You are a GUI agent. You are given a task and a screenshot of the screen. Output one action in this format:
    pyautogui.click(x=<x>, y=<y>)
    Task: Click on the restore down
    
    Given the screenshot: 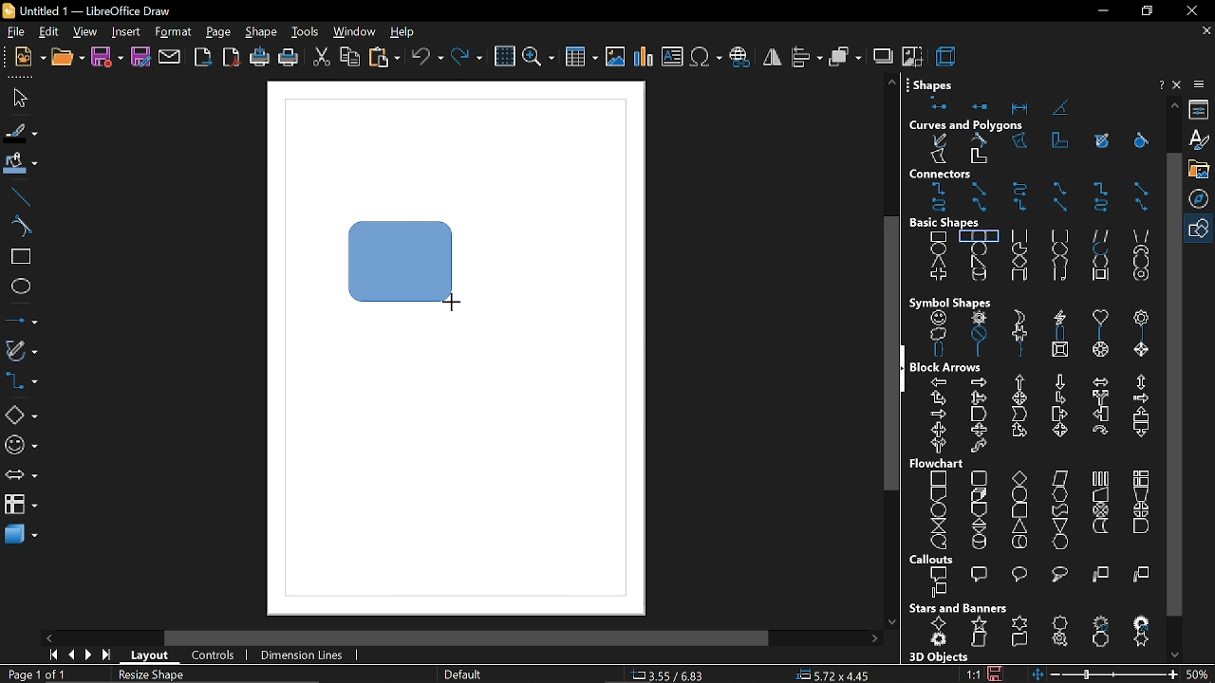 What is the action you would take?
    pyautogui.click(x=1145, y=11)
    